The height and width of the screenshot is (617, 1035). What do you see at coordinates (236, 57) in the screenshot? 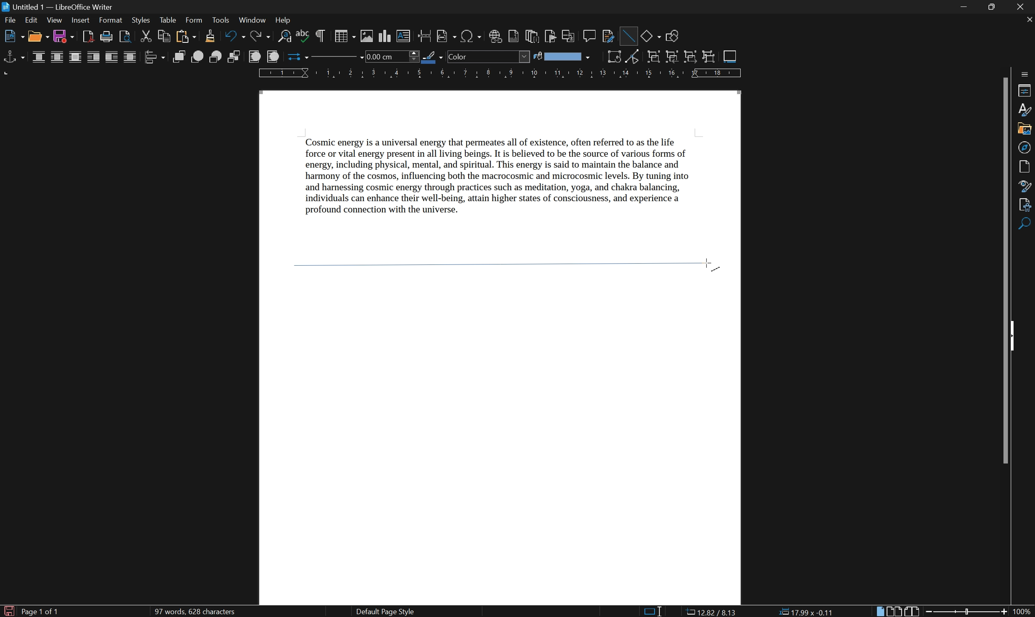
I see `send to back` at bounding box center [236, 57].